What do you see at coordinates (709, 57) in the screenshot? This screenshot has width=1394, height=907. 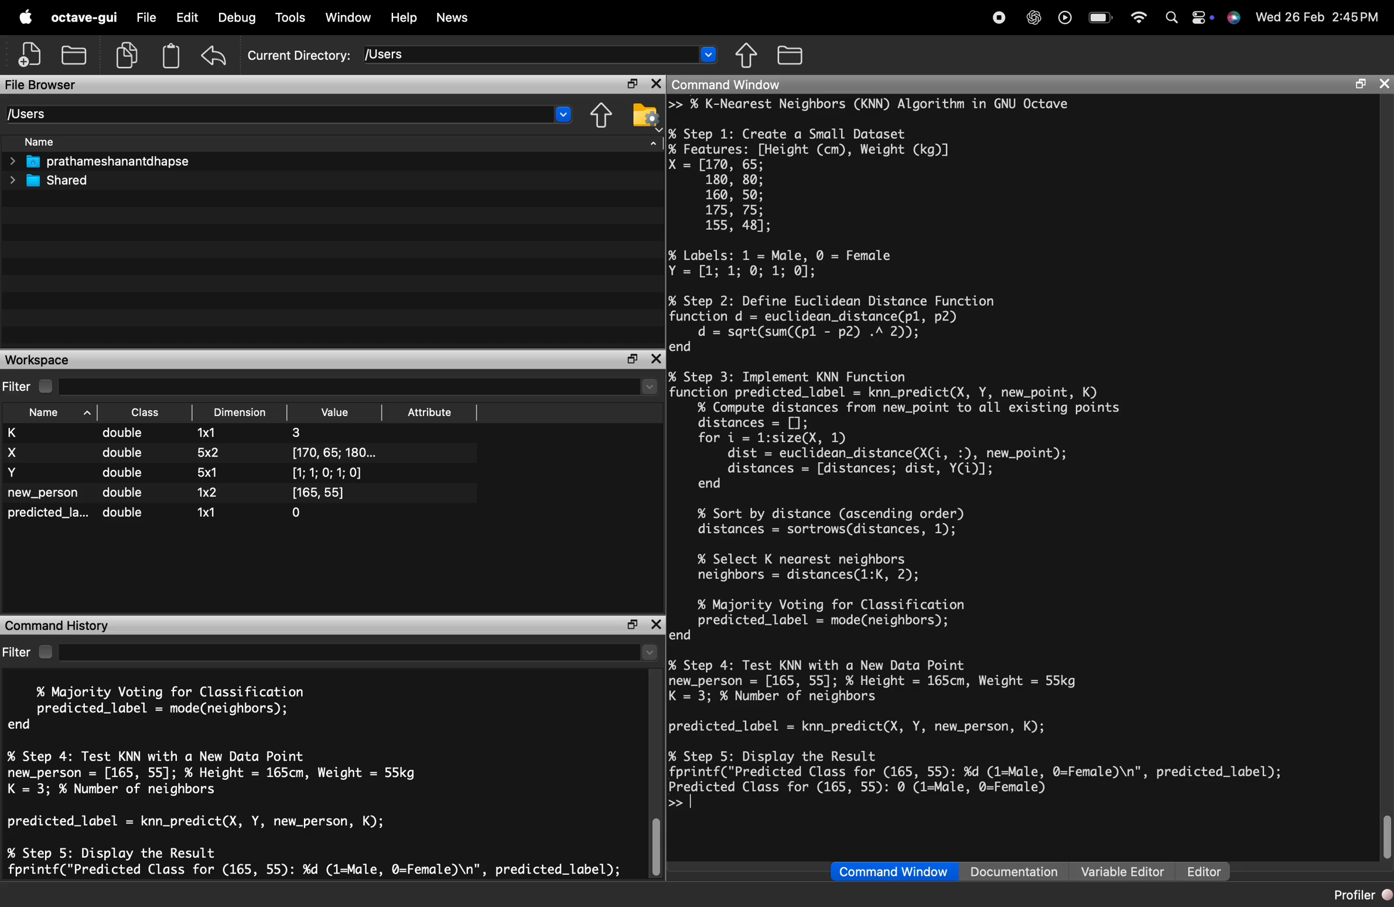 I see `dropdown` at bounding box center [709, 57].